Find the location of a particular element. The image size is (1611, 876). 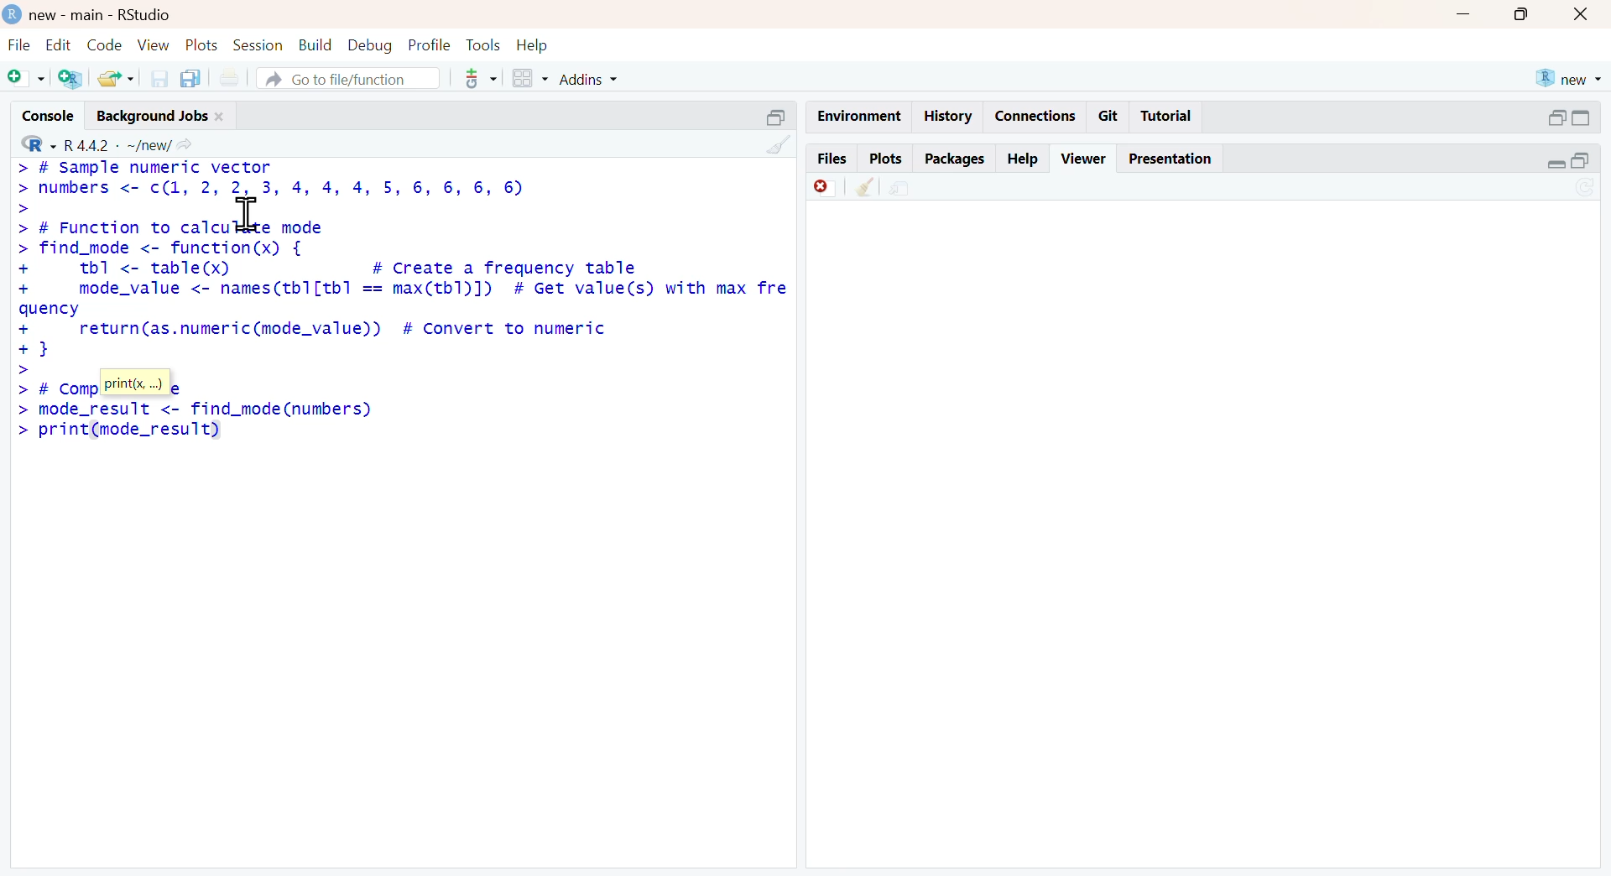

save is located at coordinates (161, 78).